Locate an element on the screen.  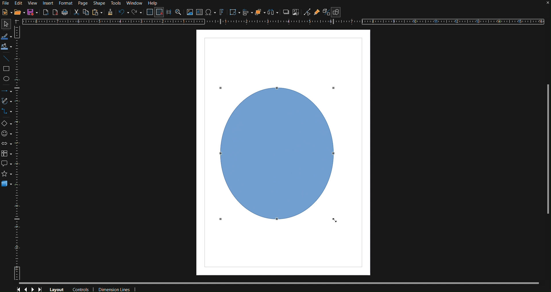
Ellipse is located at coordinates (7, 79).